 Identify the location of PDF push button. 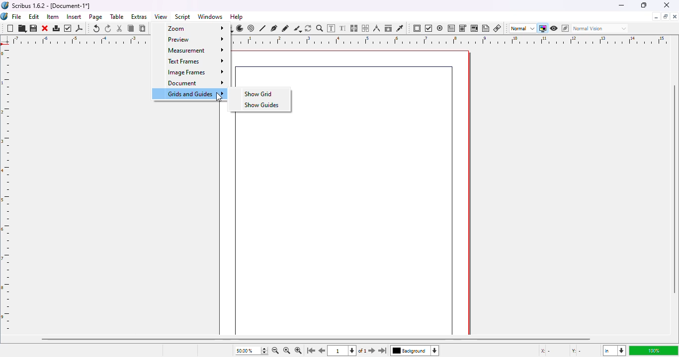
(417, 28).